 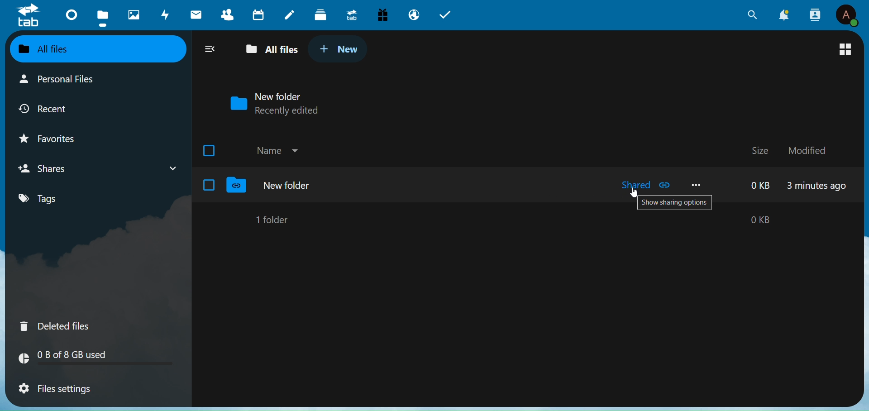 What do you see at coordinates (196, 14) in the screenshot?
I see `Mail` at bounding box center [196, 14].